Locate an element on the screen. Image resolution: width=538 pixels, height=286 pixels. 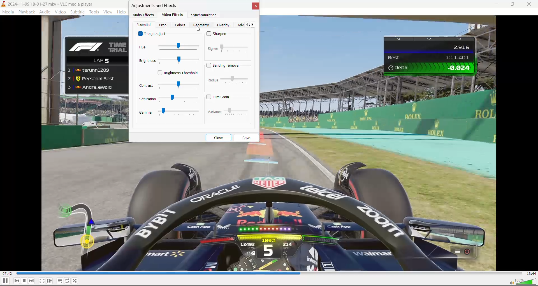
tools is located at coordinates (94, 12).